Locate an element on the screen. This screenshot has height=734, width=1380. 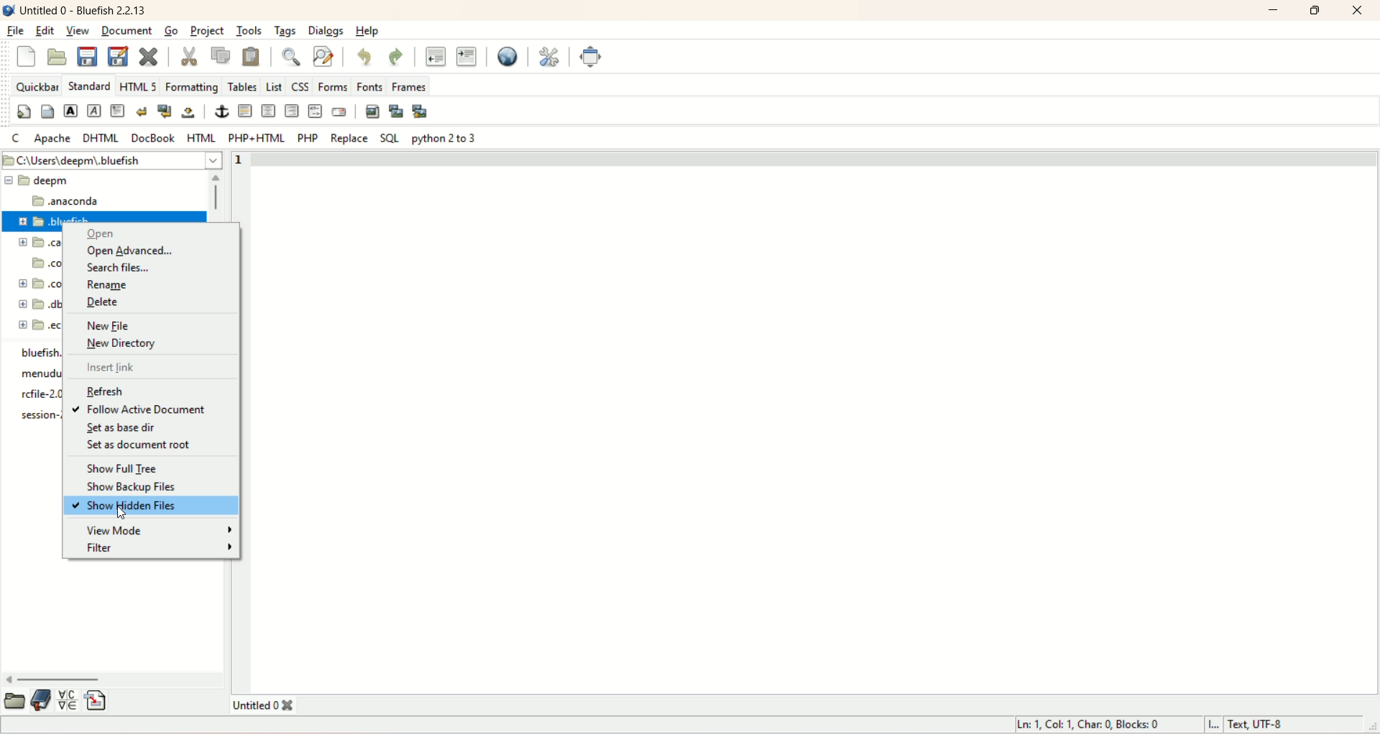
C is located at coordinates (15, 139).